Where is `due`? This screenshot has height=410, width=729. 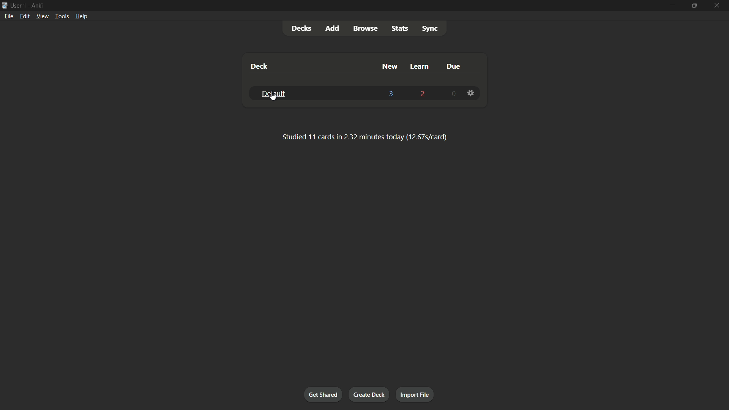
due is located at coordinates (453, 66).